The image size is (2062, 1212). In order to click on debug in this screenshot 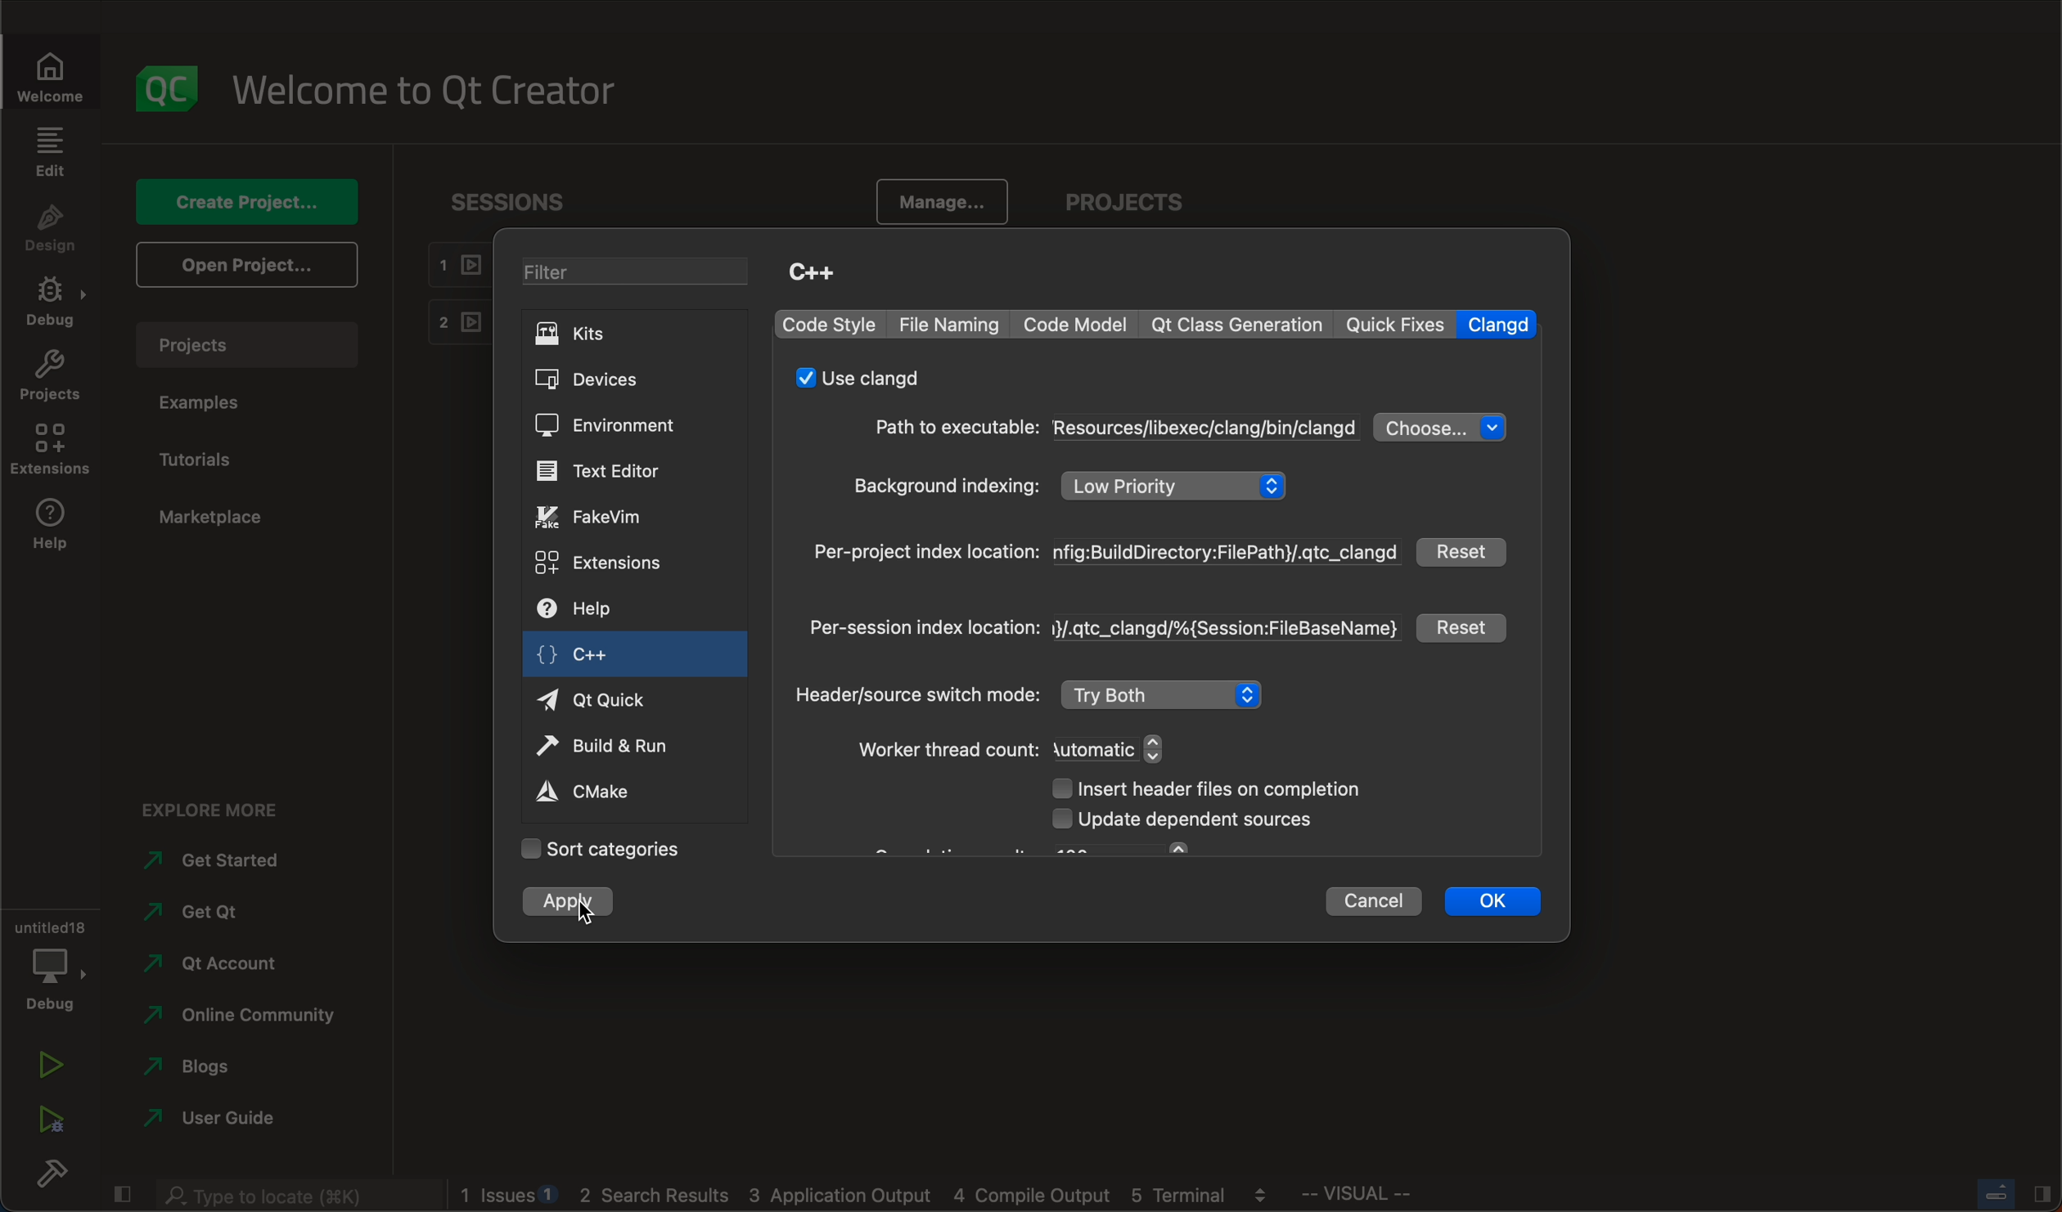, I will do `click(53, 970)`.